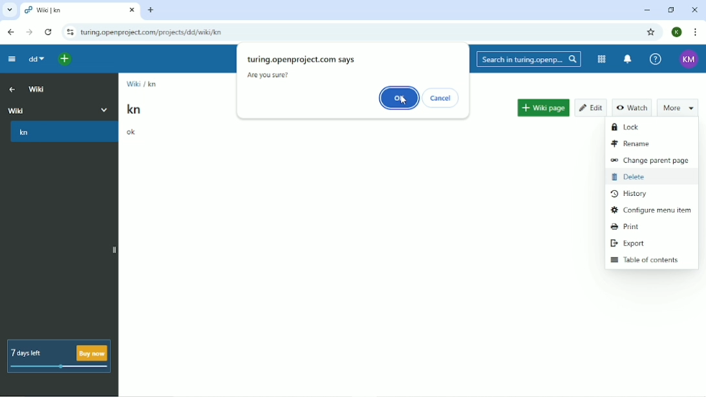 This screenshot has width=706, height=397. What do you see at coordinates (36, 60) in the screenshot?
I see `dd` at bounding box center [36, 60].